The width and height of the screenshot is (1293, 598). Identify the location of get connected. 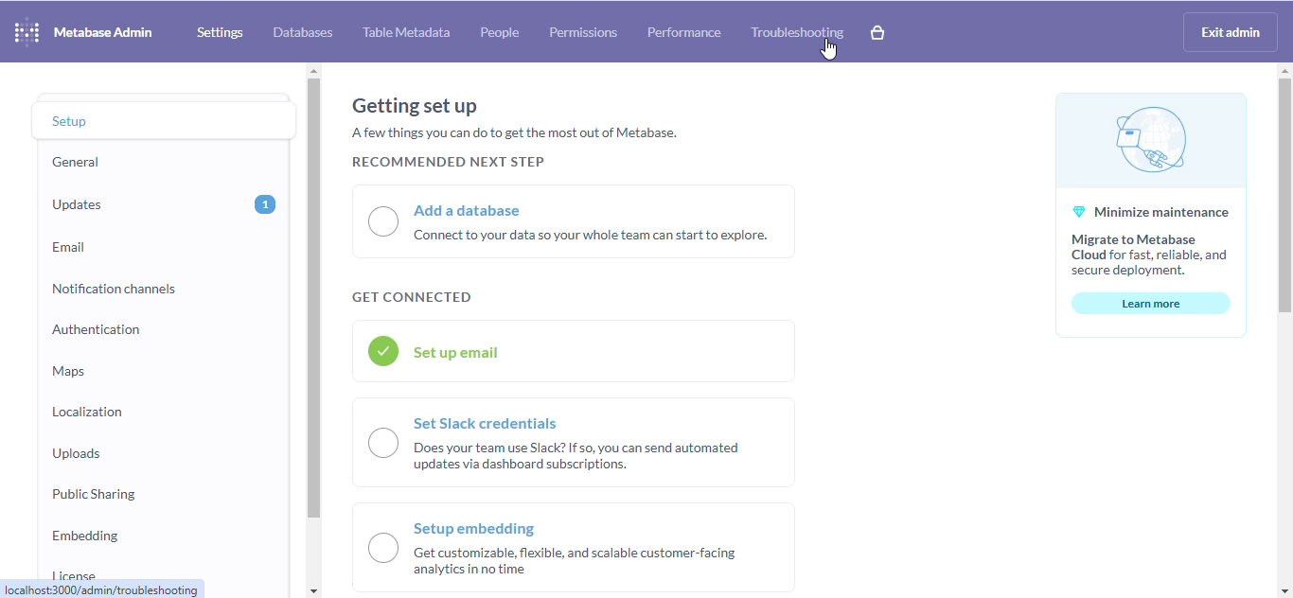
(411, 298).